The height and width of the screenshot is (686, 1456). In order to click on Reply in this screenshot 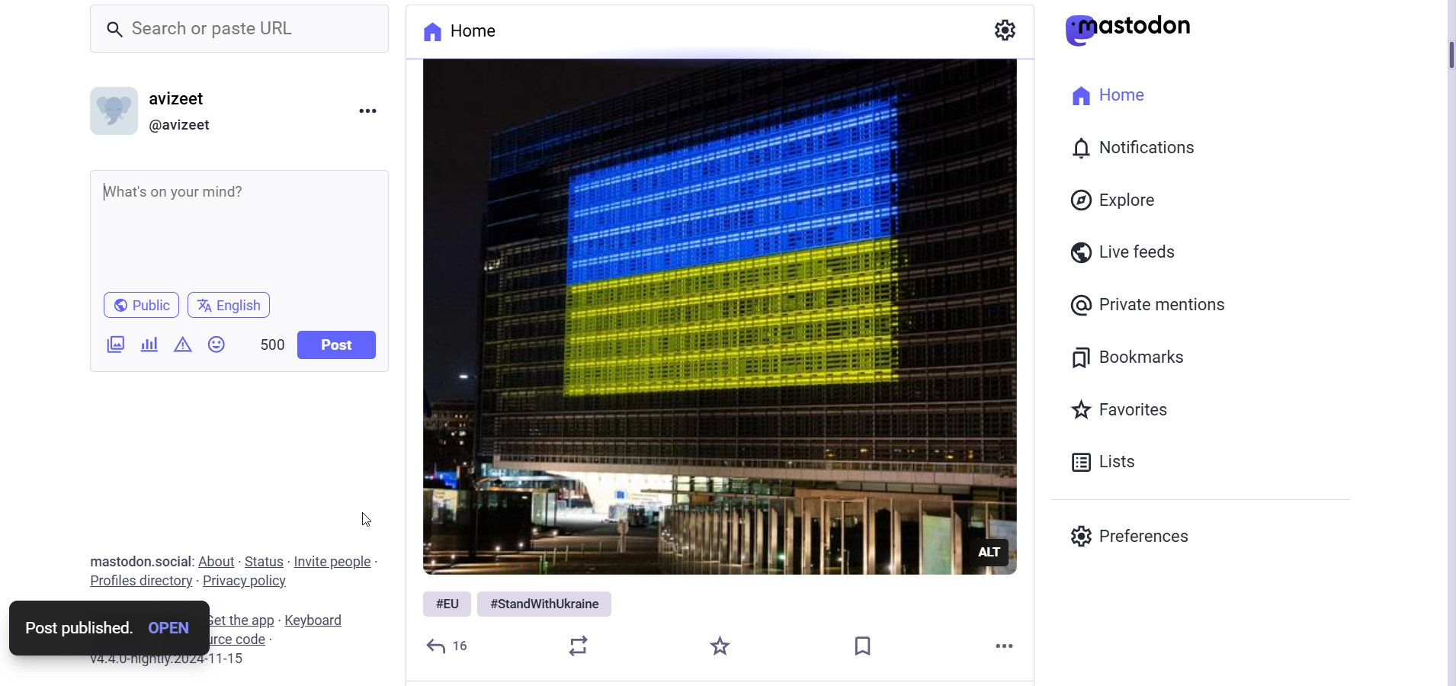, I will do `click(451, 646)`.